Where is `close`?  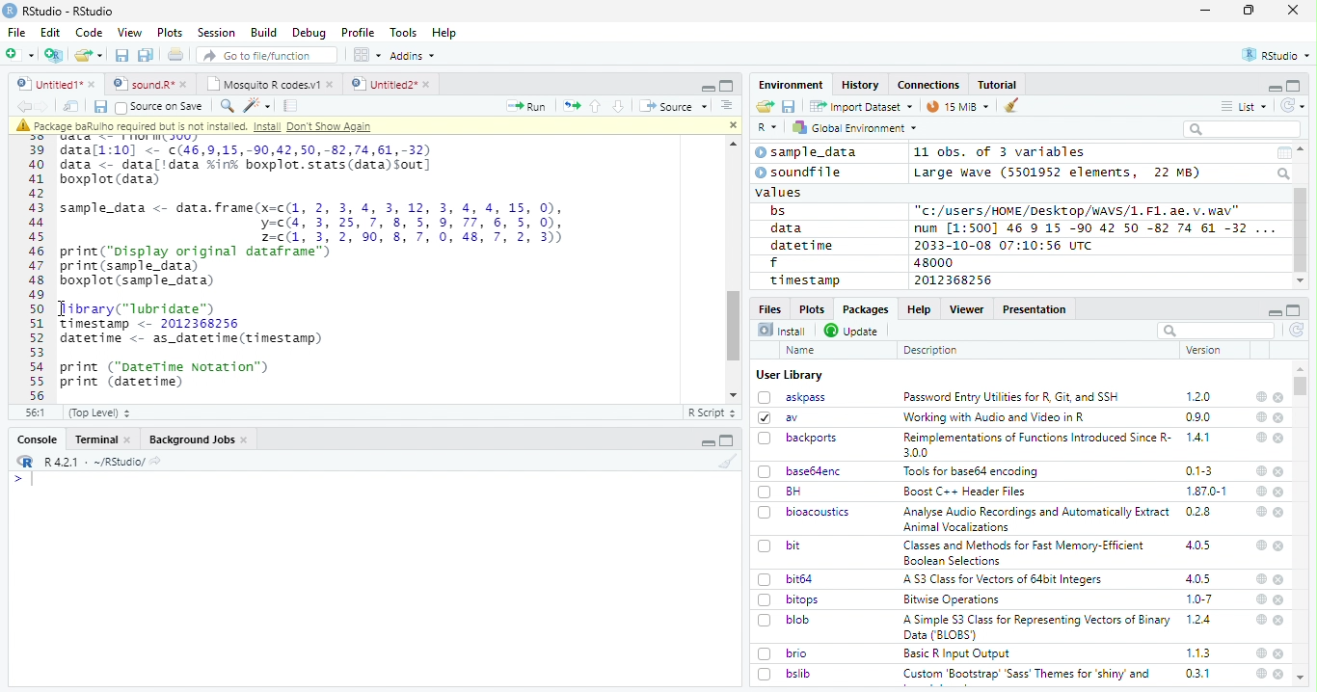 close is located at coordinates (1279, 418).